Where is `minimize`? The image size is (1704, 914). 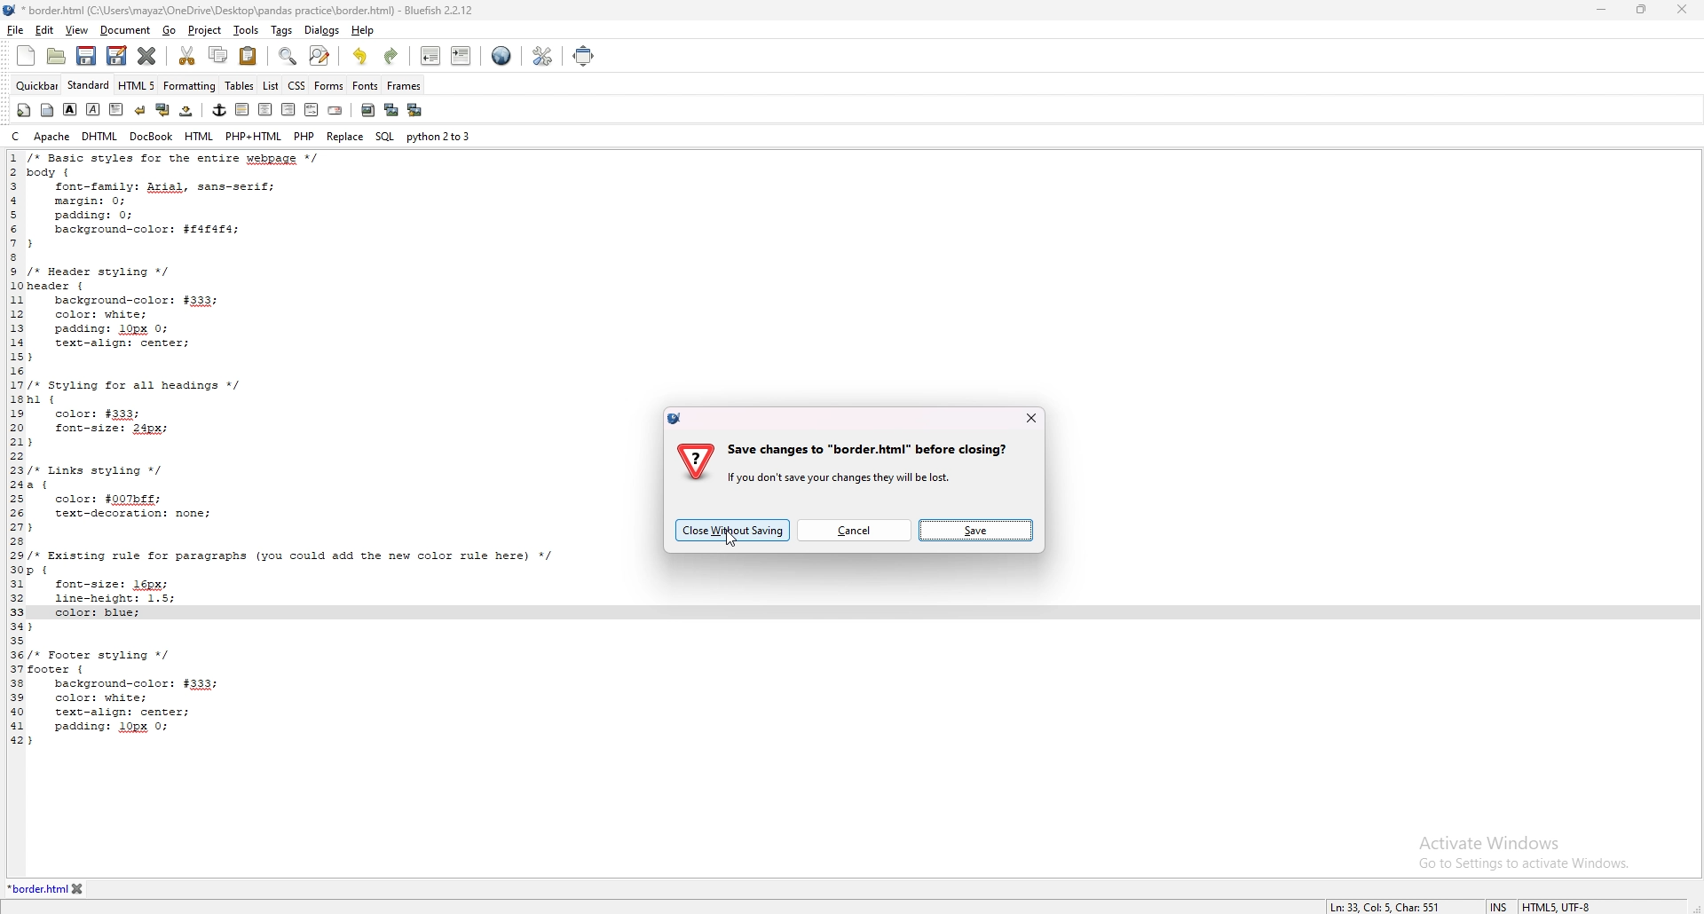
minimize is located at coordinates (1602, 12).